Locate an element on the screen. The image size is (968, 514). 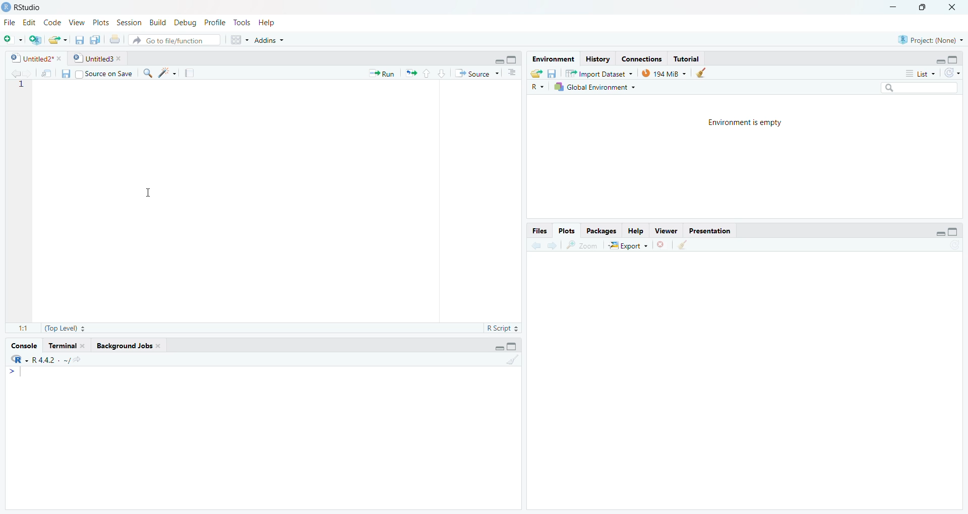
Project: (None)  is located at coordinates (931, 39).